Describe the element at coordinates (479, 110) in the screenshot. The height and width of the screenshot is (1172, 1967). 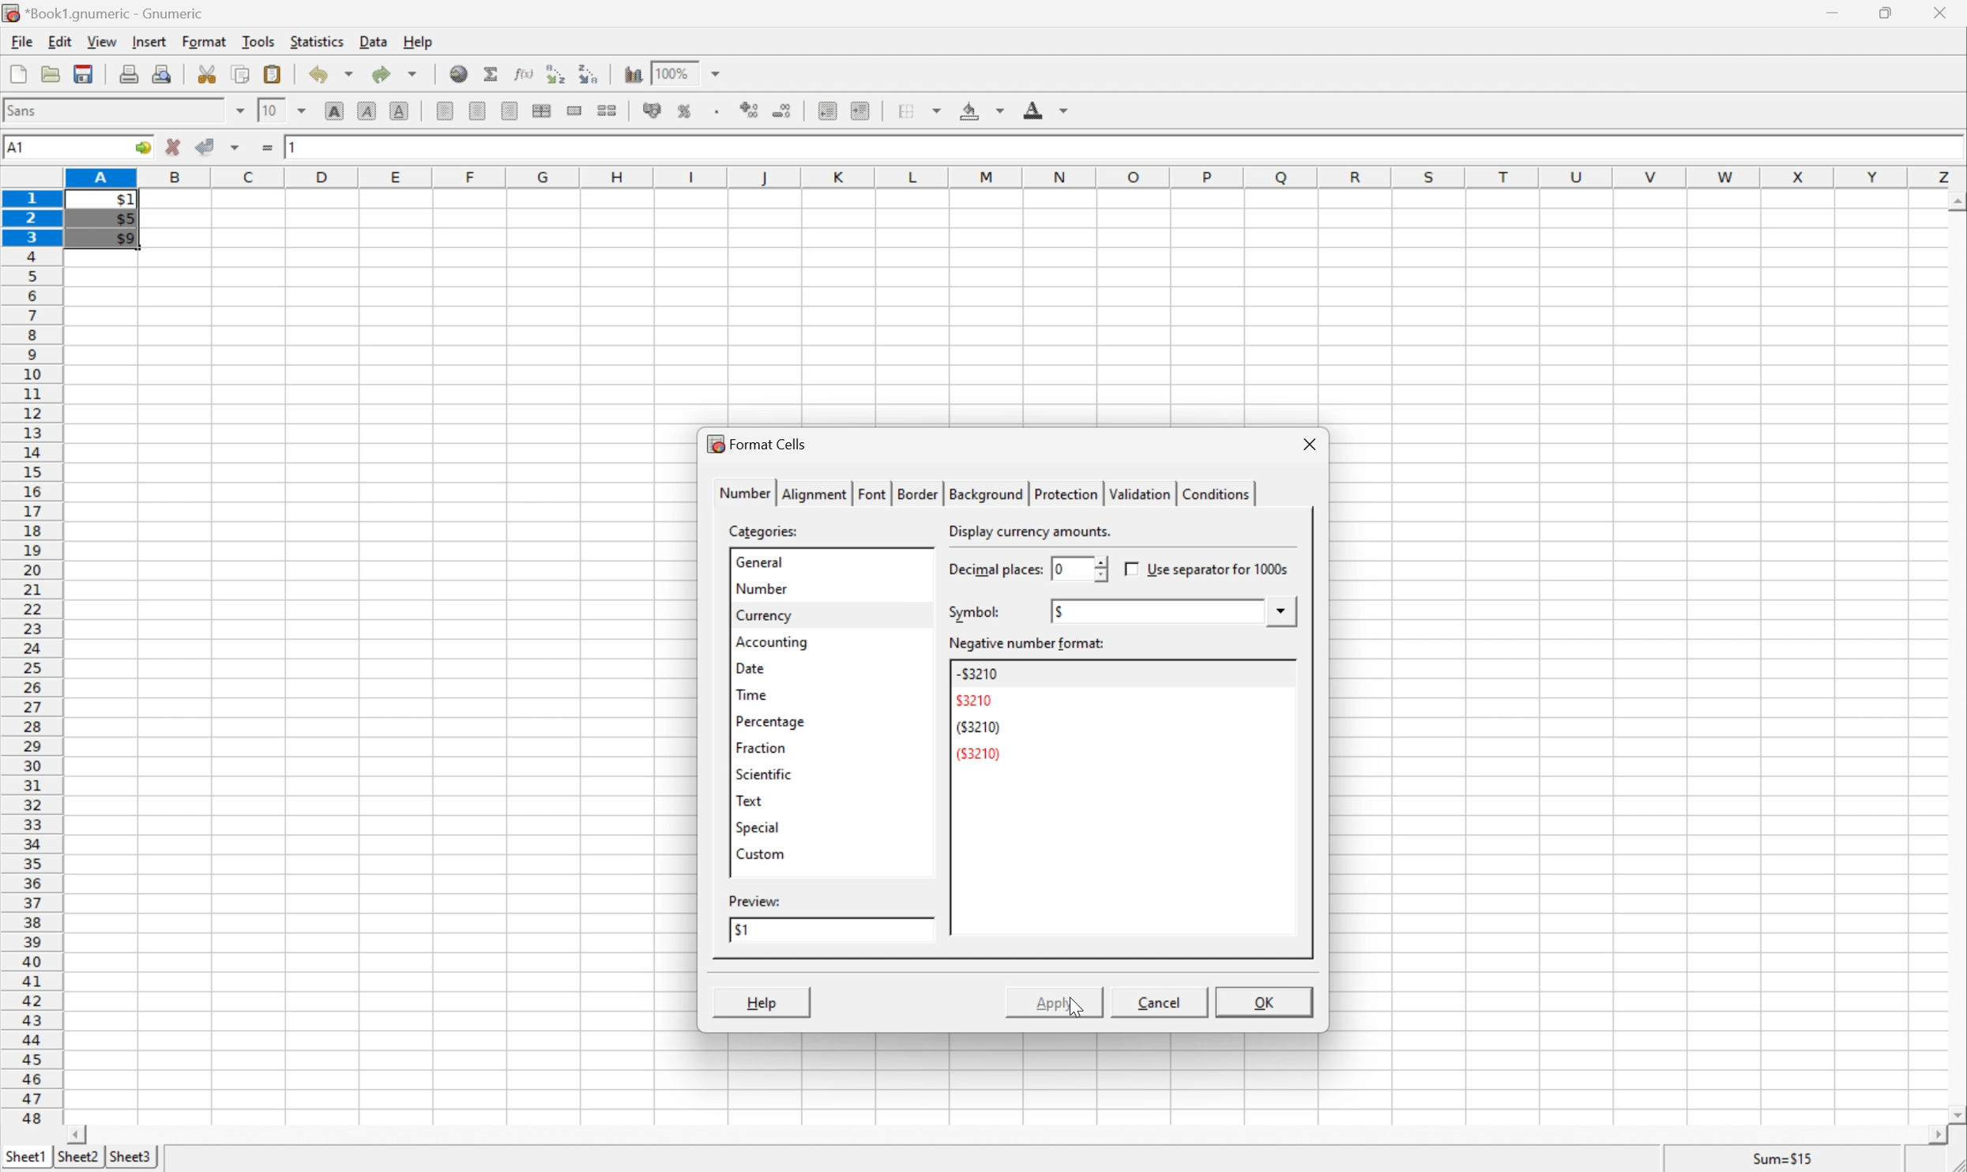
I see `align center` at that location.